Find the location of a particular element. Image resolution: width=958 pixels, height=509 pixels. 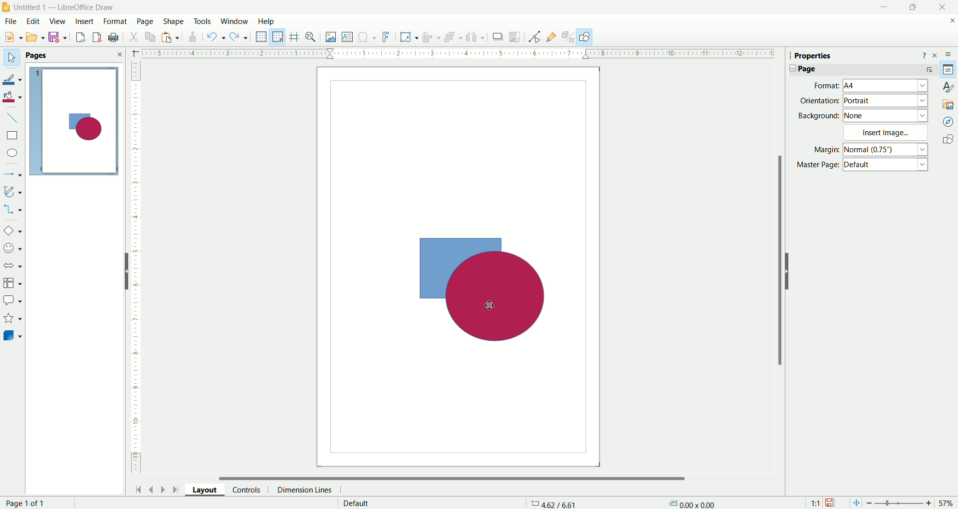

orientation is located at coordinates (861, 100).